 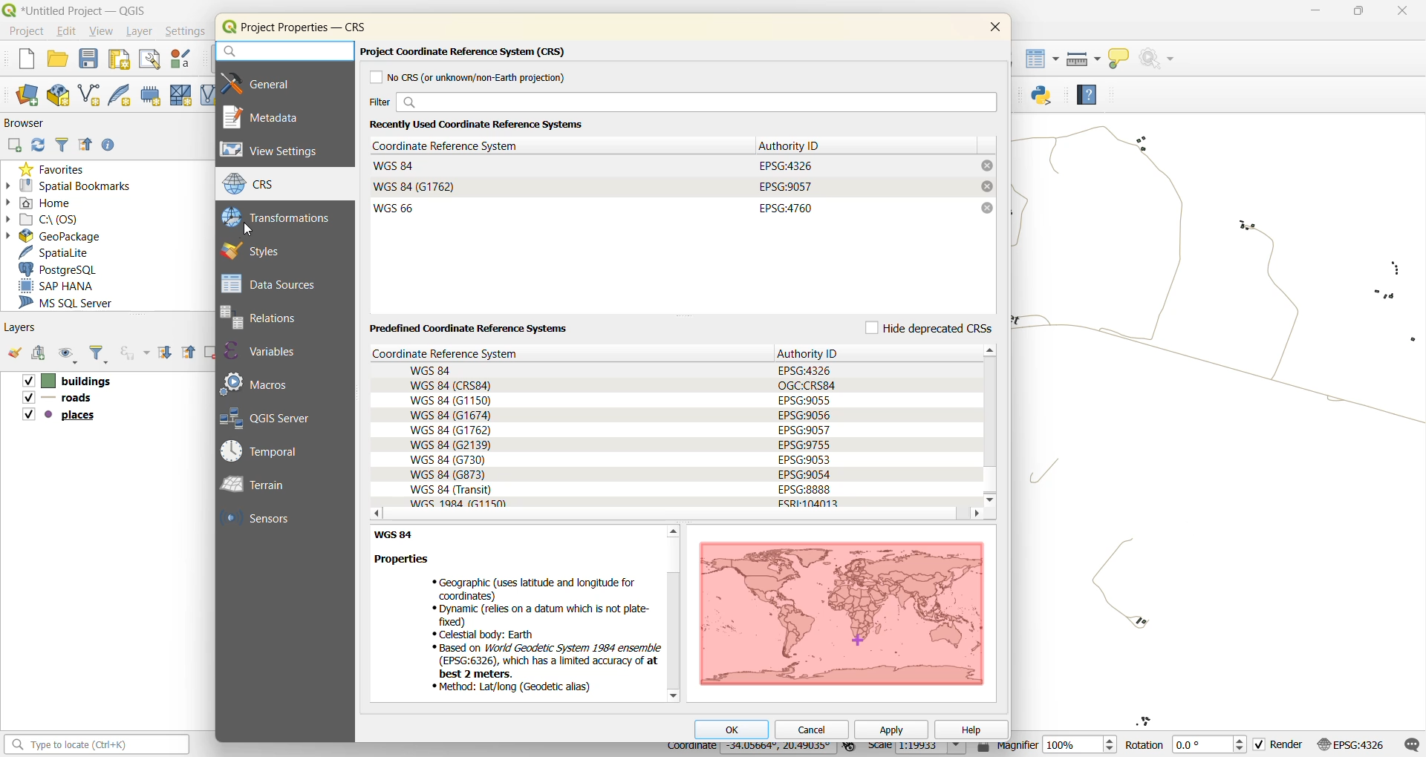 What do you see at coordinates (808, 384) in the screenshot?
I see `OGC:CRS84` at bounding box center [808, 384].